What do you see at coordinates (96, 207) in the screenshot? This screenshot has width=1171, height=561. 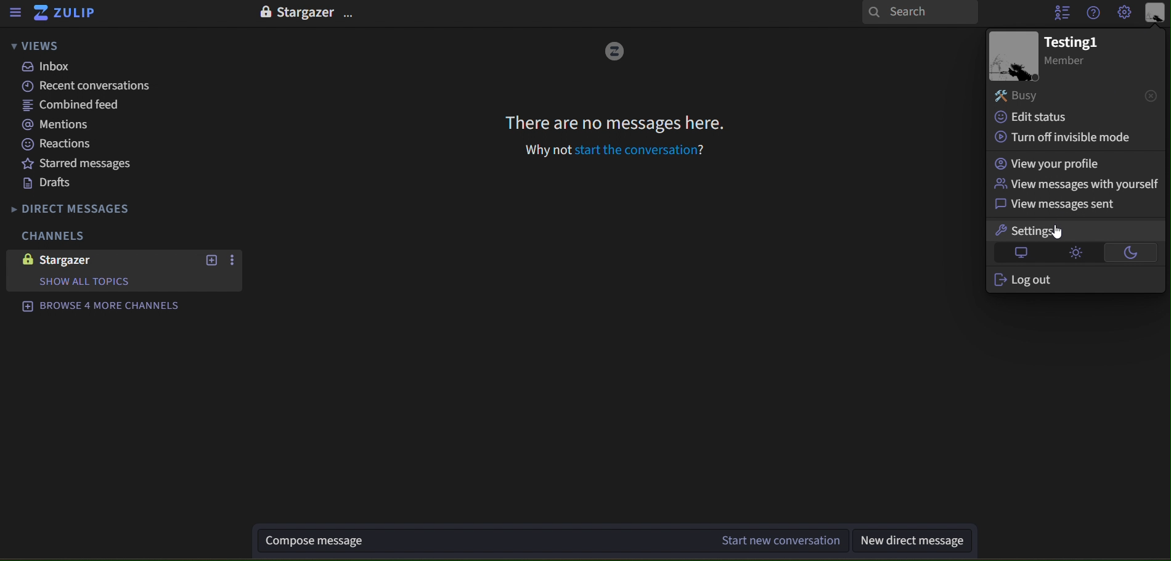 I see `direct messages` at bounding box center [96, 207].